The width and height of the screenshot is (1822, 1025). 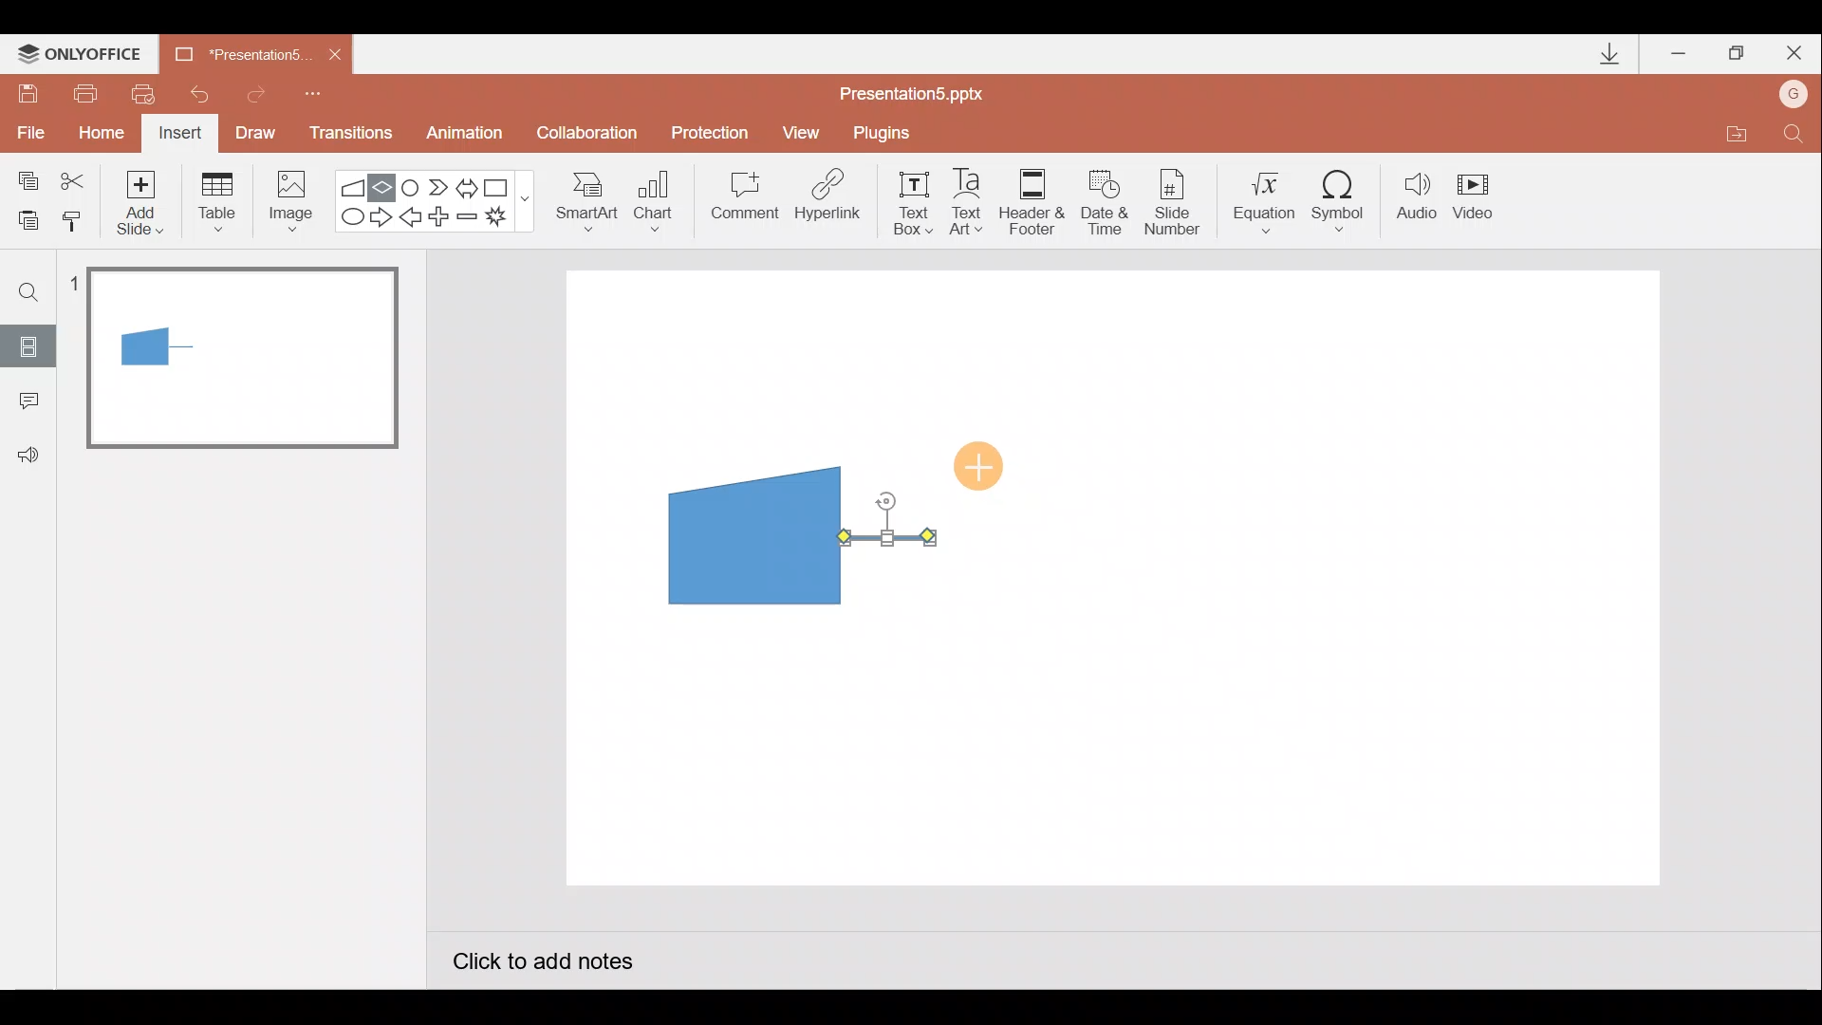 I want to click on Manual input flow chart , so click(x=751, y=533).